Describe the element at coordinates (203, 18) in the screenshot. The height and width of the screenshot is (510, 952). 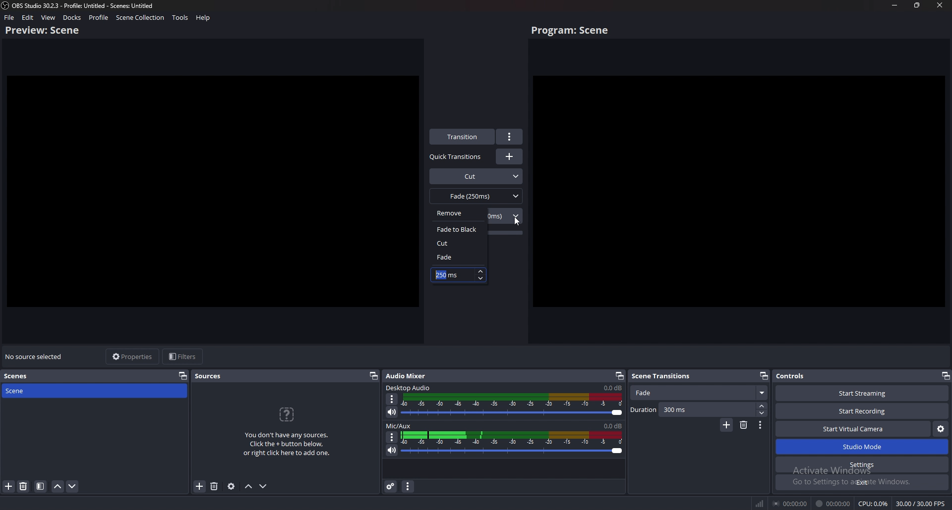
I see `help` at that location.